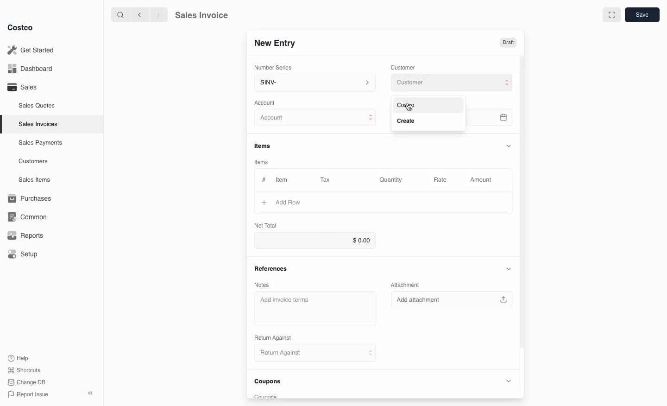 Image resolution: width=667 pixels, height=406 pixels. I want to click on Report Issue, so click(28, 394).